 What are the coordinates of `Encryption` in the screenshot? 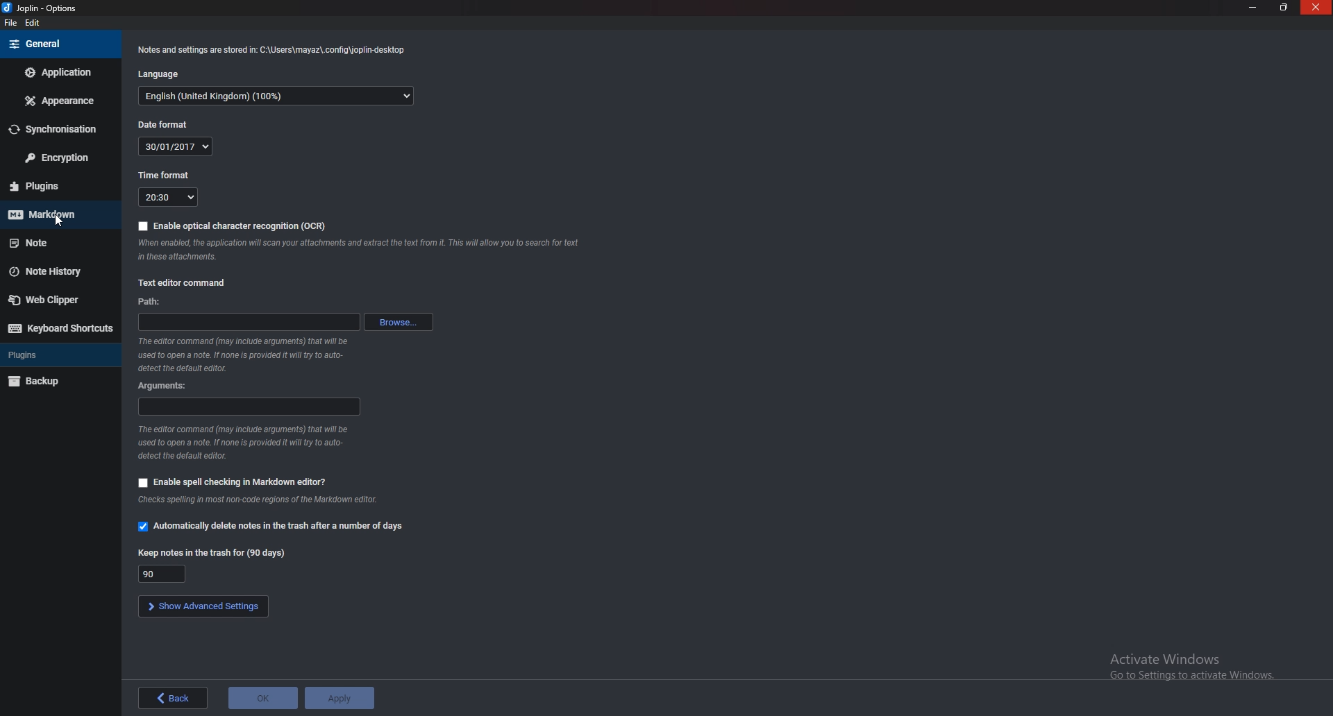 It's located at (60, 157).